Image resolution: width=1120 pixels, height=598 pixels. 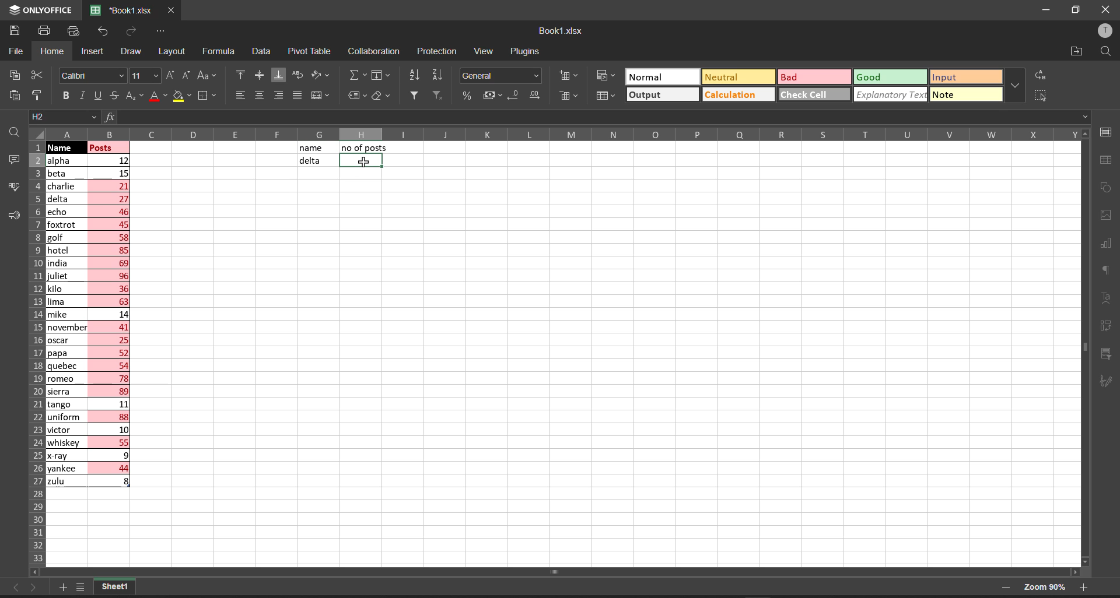 I want to click on shape settings, so click(x=1108, y=188).